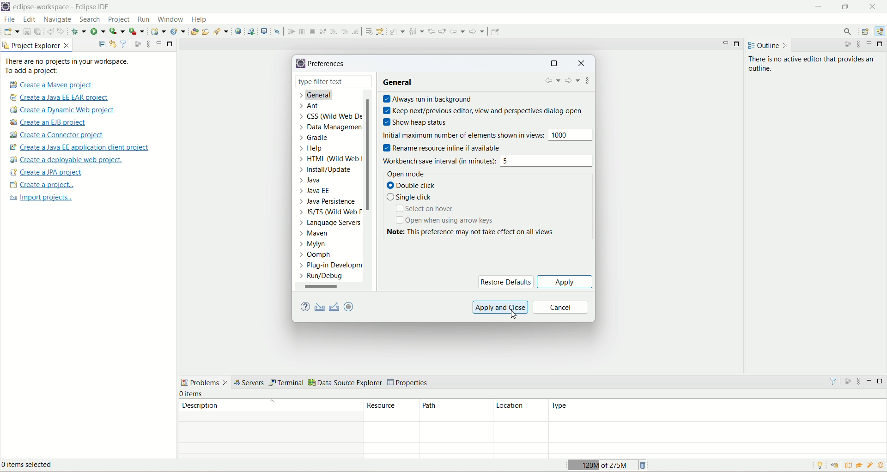 The width and height of the screenshot is (887, 472). I want to click on HTML, so click(332, 160).